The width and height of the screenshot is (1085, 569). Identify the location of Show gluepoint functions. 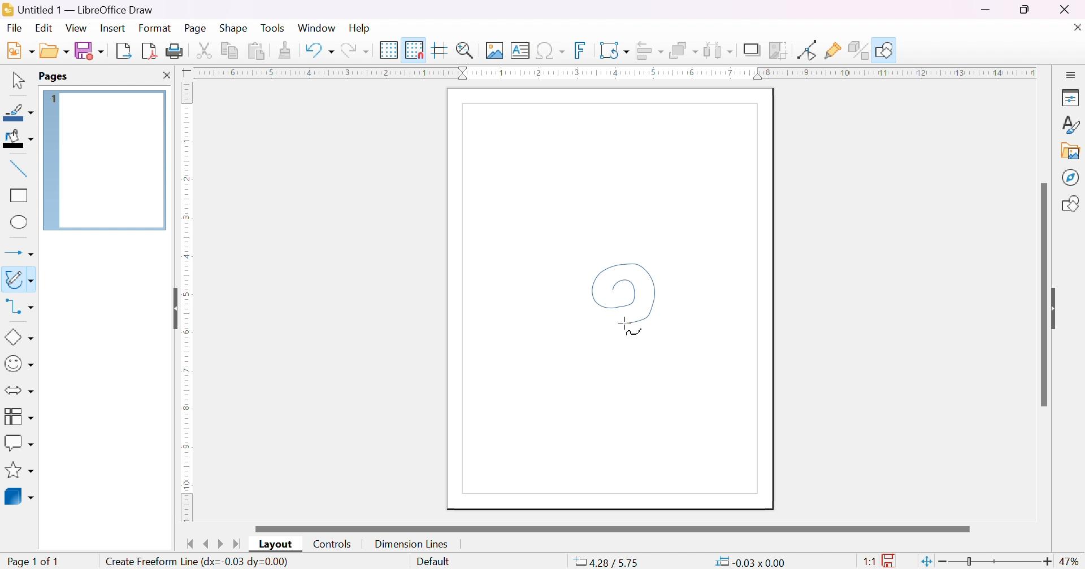
(833, 50).